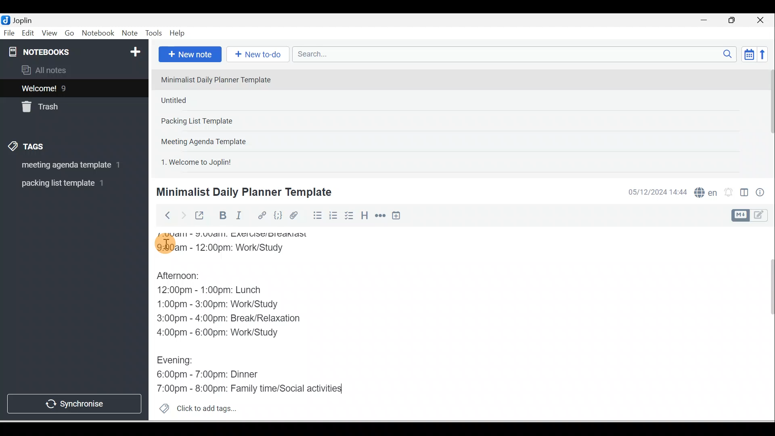 The width and height of the screenshot is (775, 436). Describe the element at coordinates (68, 183) in the screenshot. I see `Tag 2` at that location.